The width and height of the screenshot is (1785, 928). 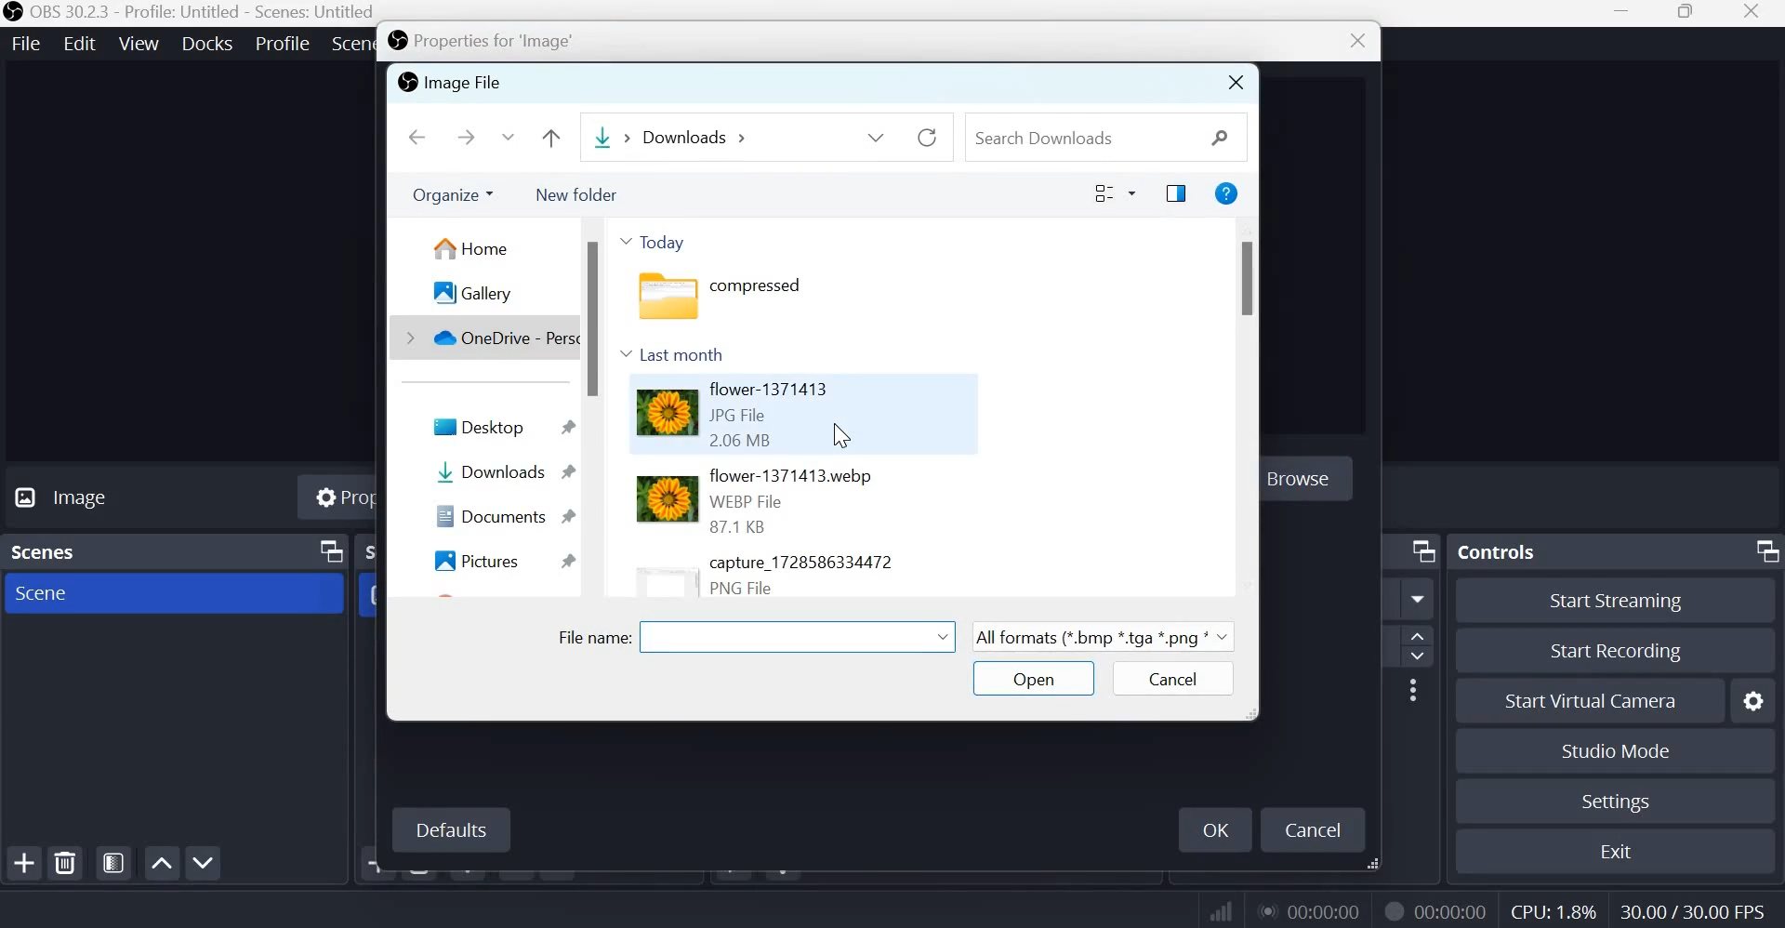 What do you see at coordinates (113, 863) in the screenshot?
I see `Open scene filters` at bounding box center [113, 863].